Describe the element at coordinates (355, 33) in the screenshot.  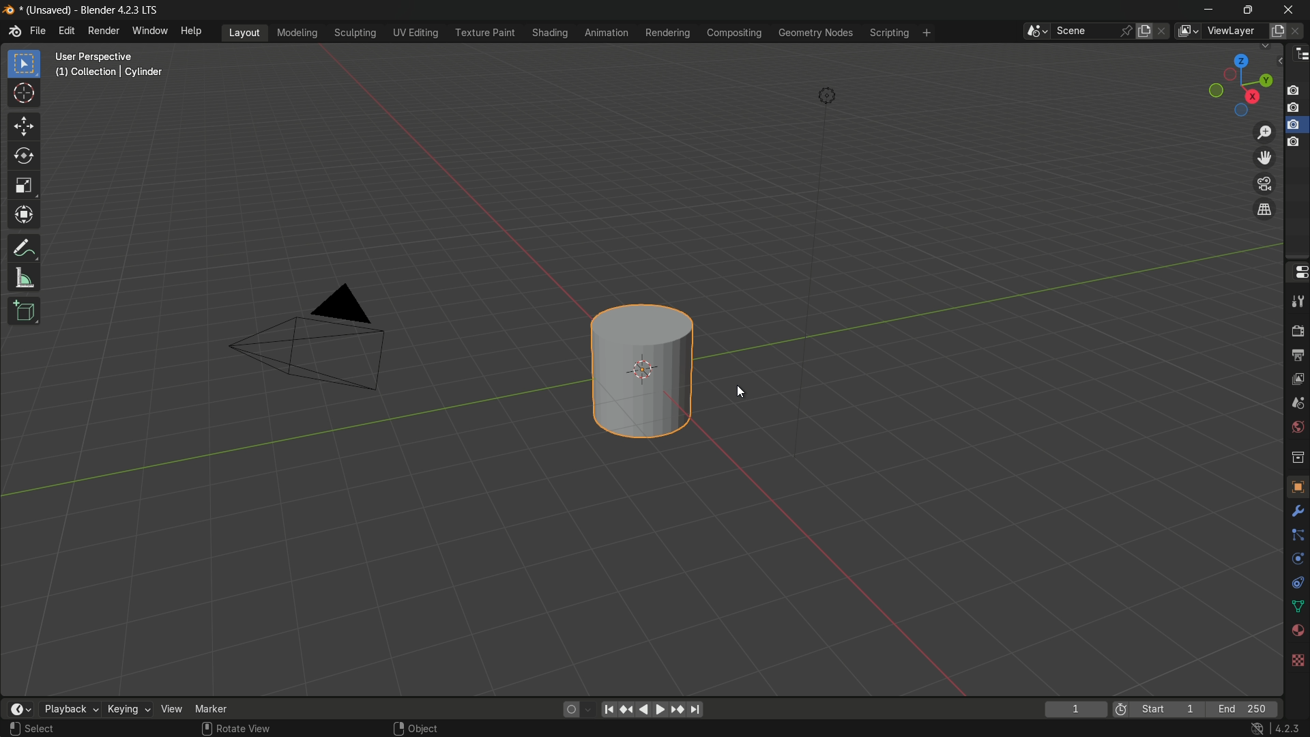
I see `sculpting` at that location.